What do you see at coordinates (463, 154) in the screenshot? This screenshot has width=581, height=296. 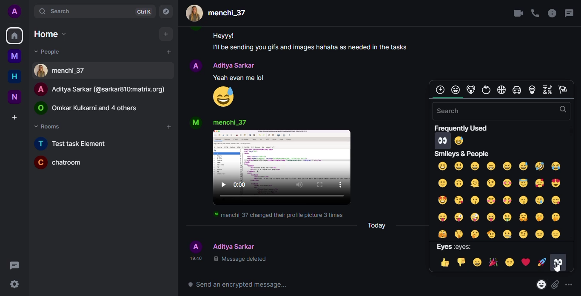 I see `smileys and people` at bounding box center [463, 154].